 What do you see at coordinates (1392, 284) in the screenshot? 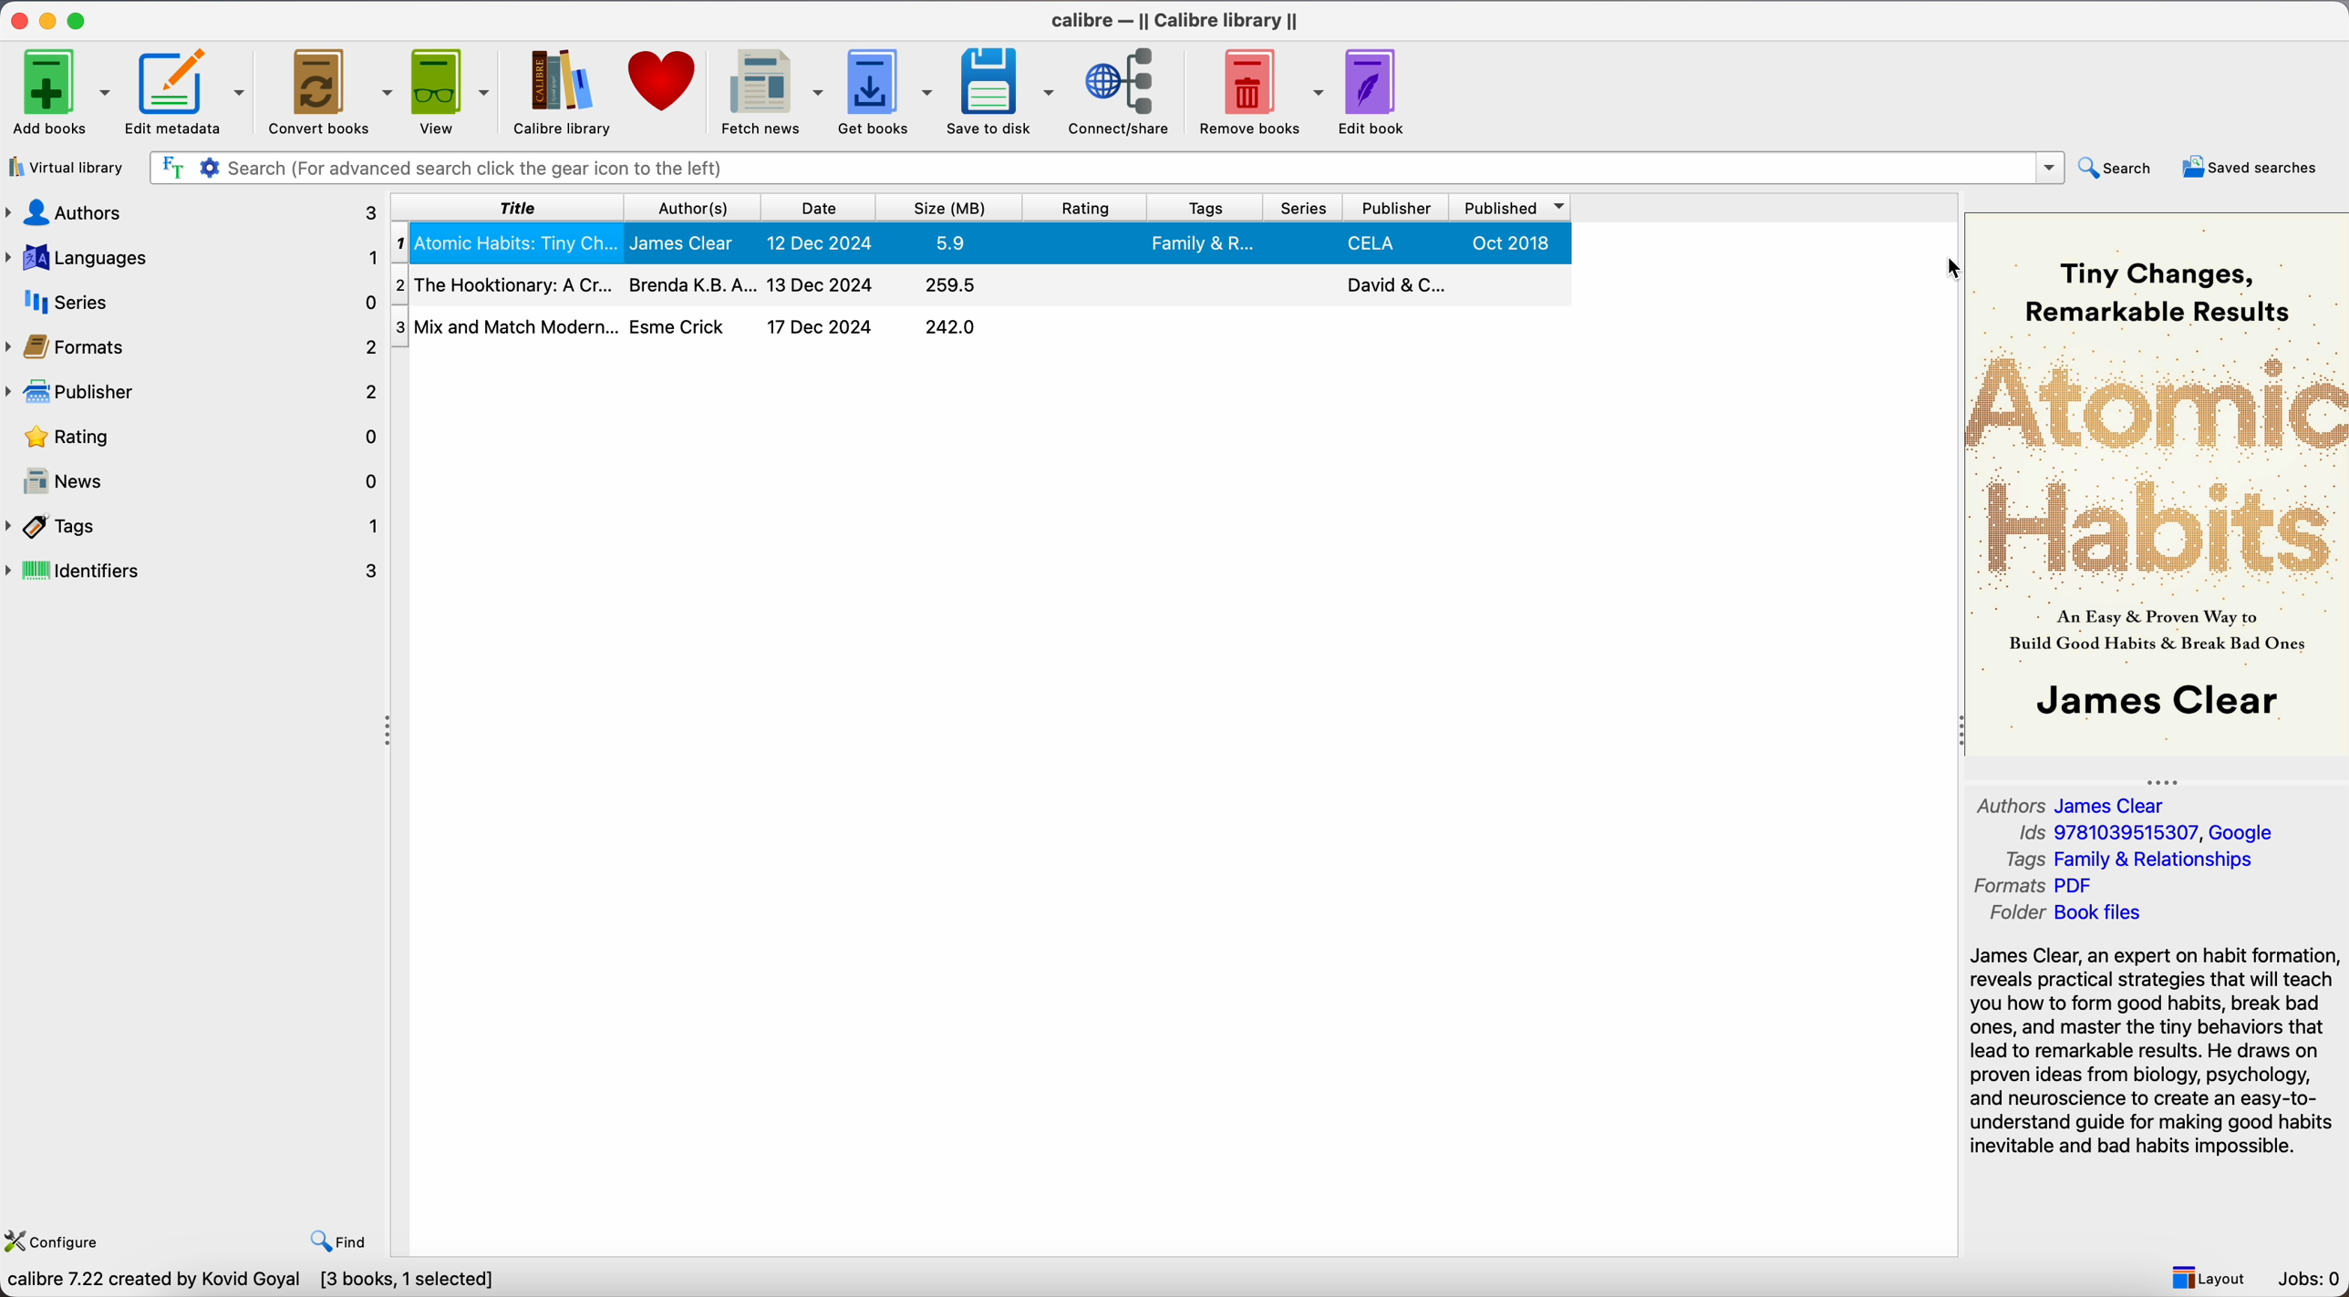
I see `David & C...` at bounding box center [1392, 284].